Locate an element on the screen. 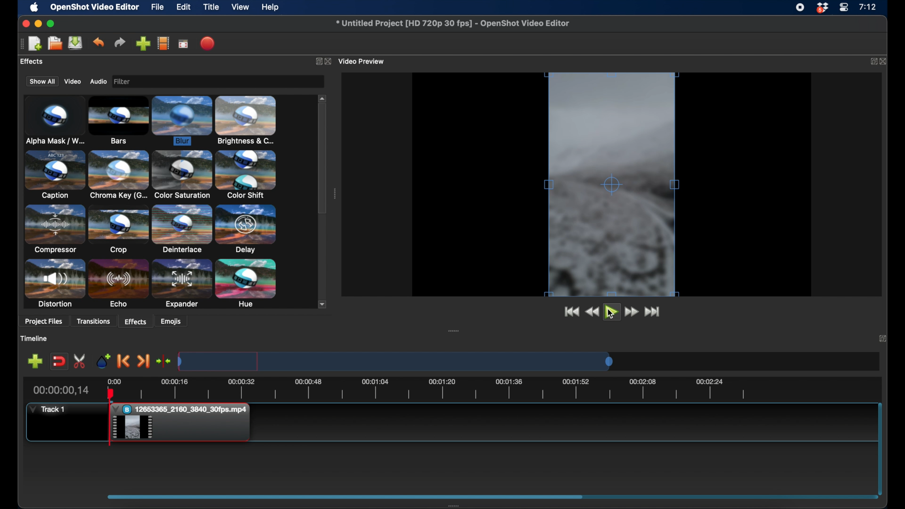 This screenshot has width=905, height=509. color saturation is located at coordinates (181, 175).